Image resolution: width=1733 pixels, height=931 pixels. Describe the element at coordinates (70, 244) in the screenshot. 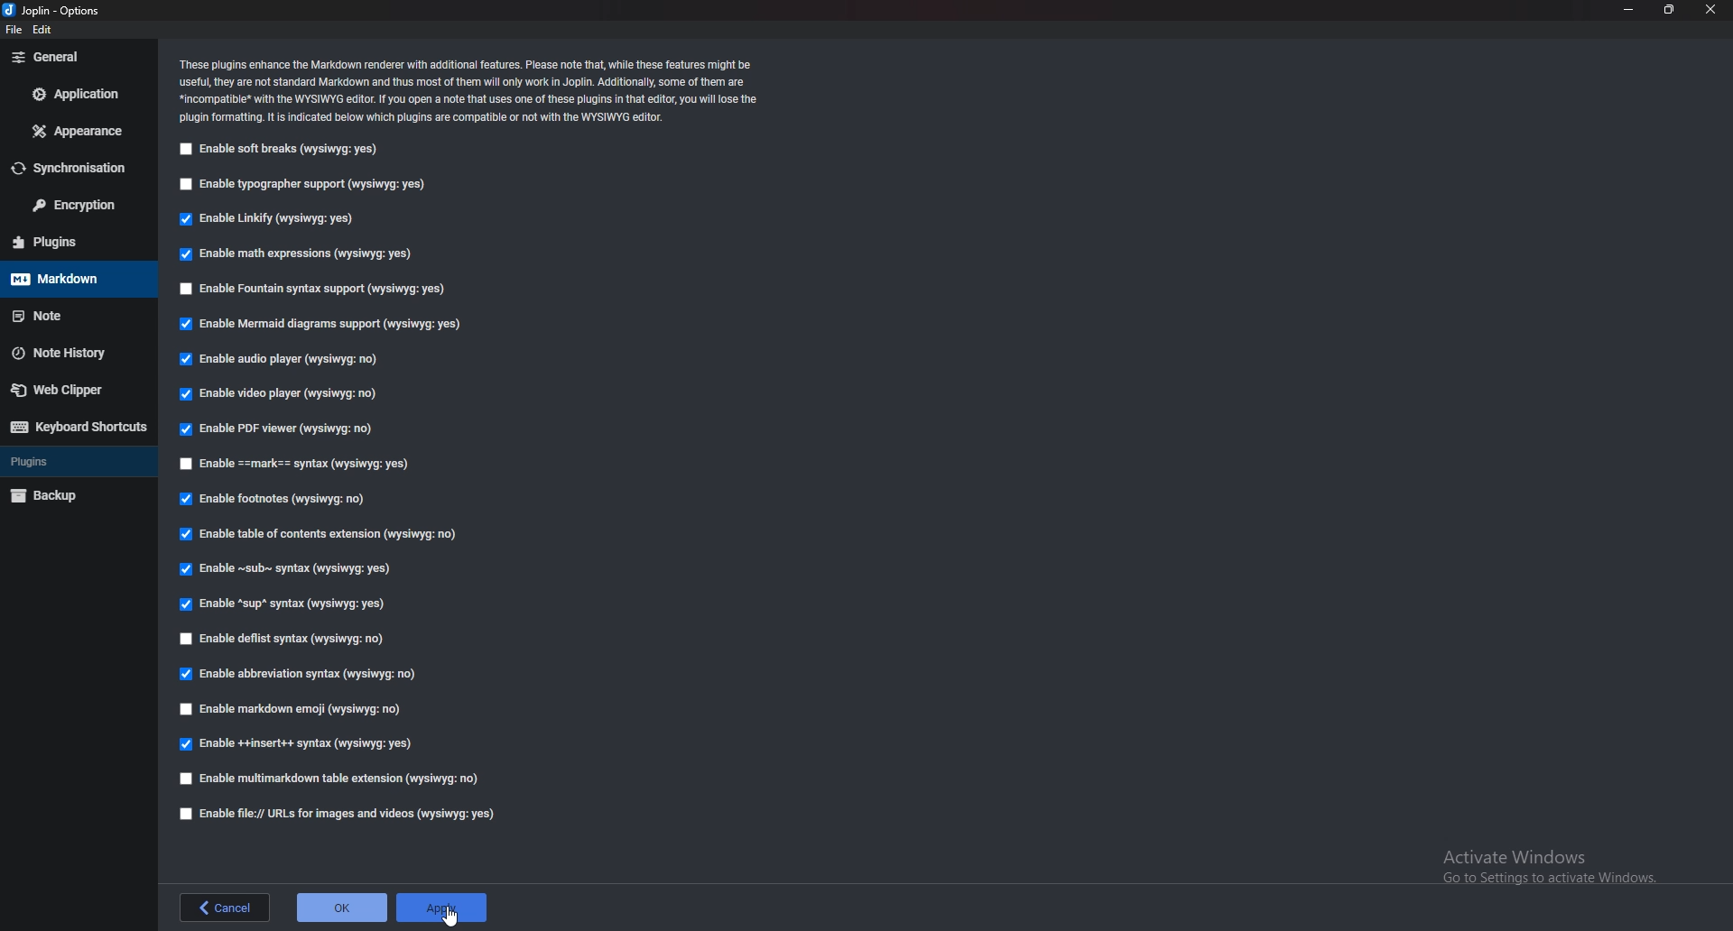

I see `Plugins` at that location.